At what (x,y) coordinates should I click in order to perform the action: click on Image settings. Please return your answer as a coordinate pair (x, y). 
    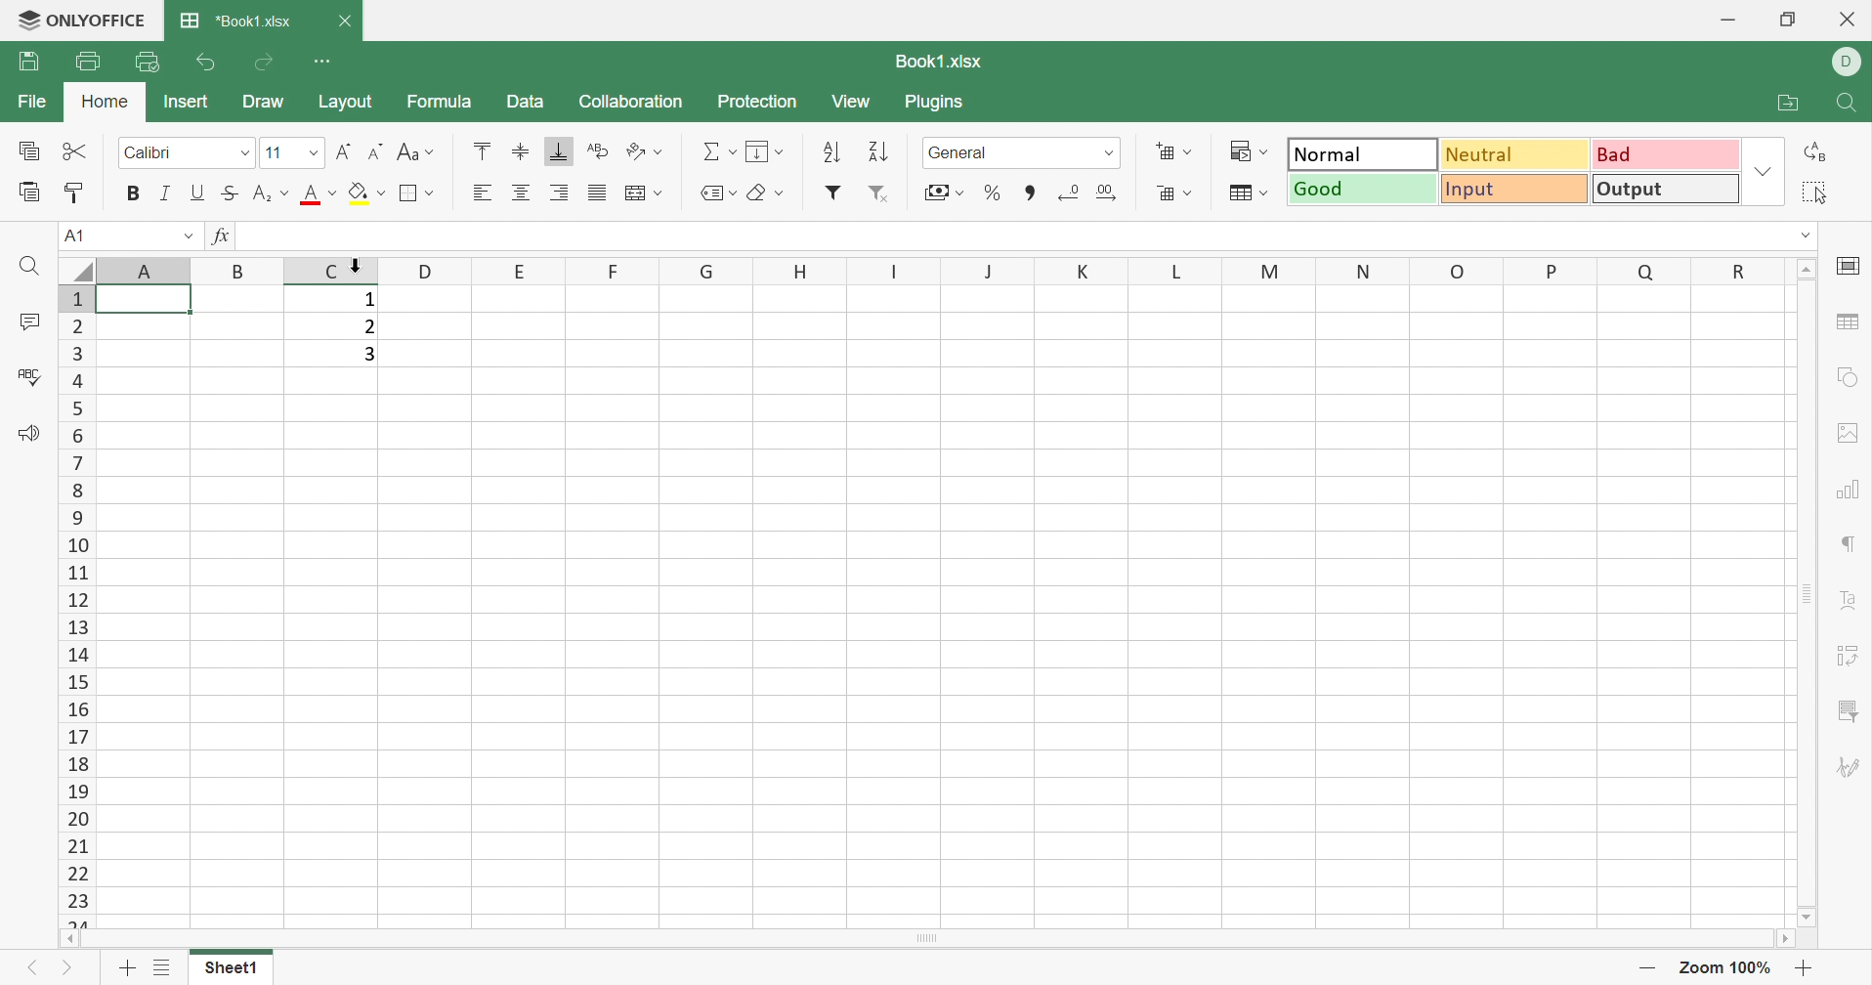
    Looking at the image, I should click on (1851, 435).